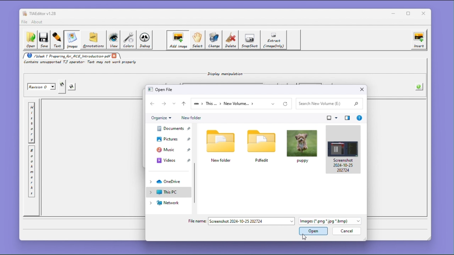 The width and height of the screenshot is (454, 255). Describe the element at coordinates (128, 40) in the screenshot. I see `colors ` at that location.